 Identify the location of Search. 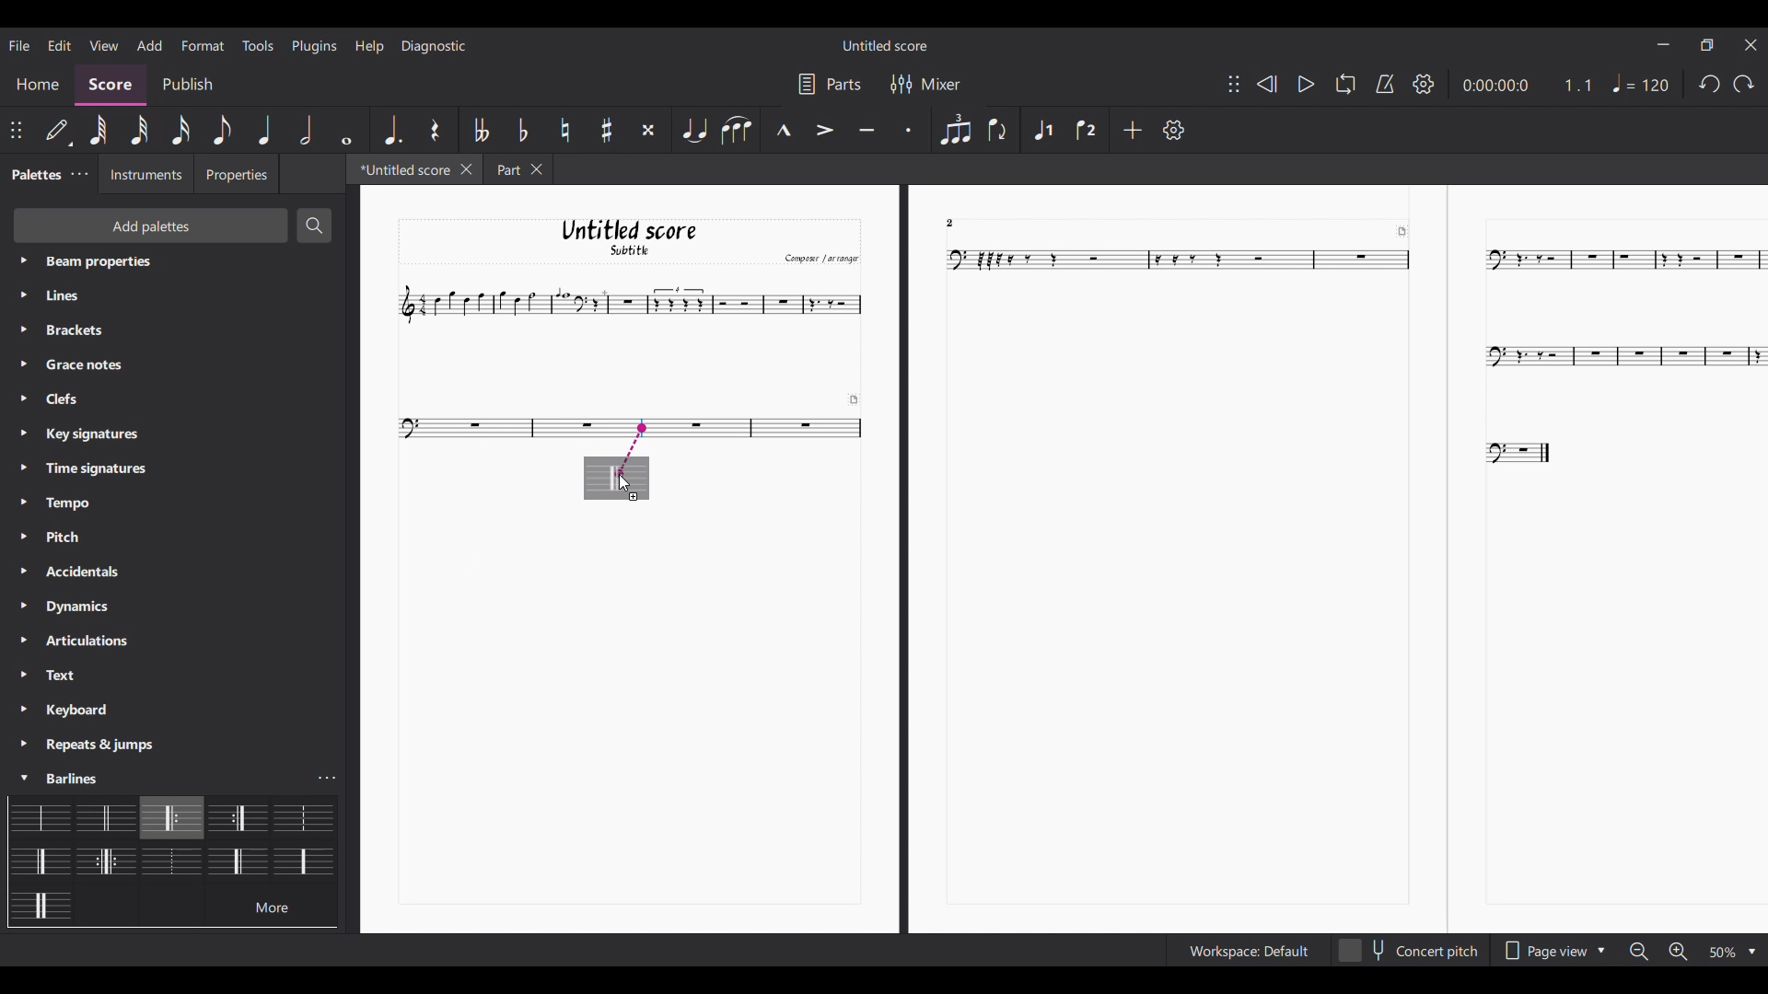
(314, 225).